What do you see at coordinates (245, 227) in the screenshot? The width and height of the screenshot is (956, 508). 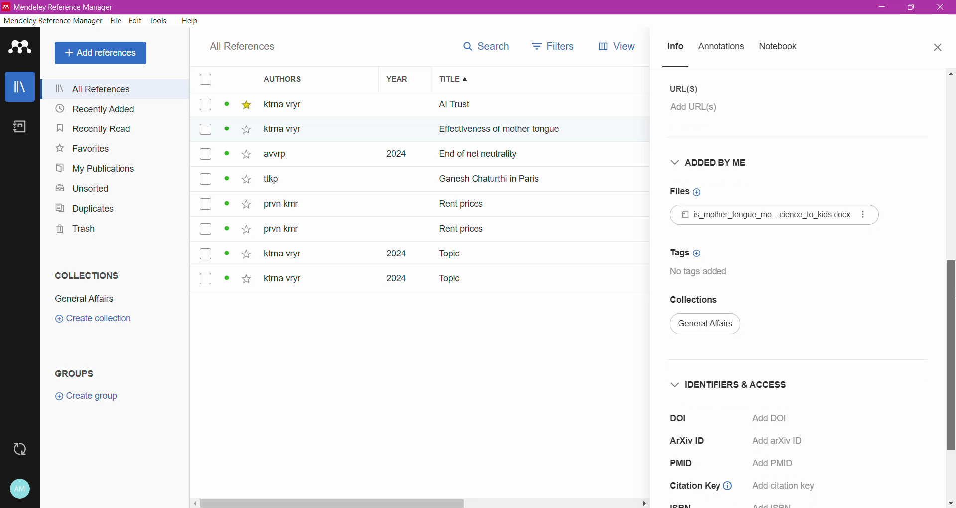 I see `star` at bounding box center [245, 227].